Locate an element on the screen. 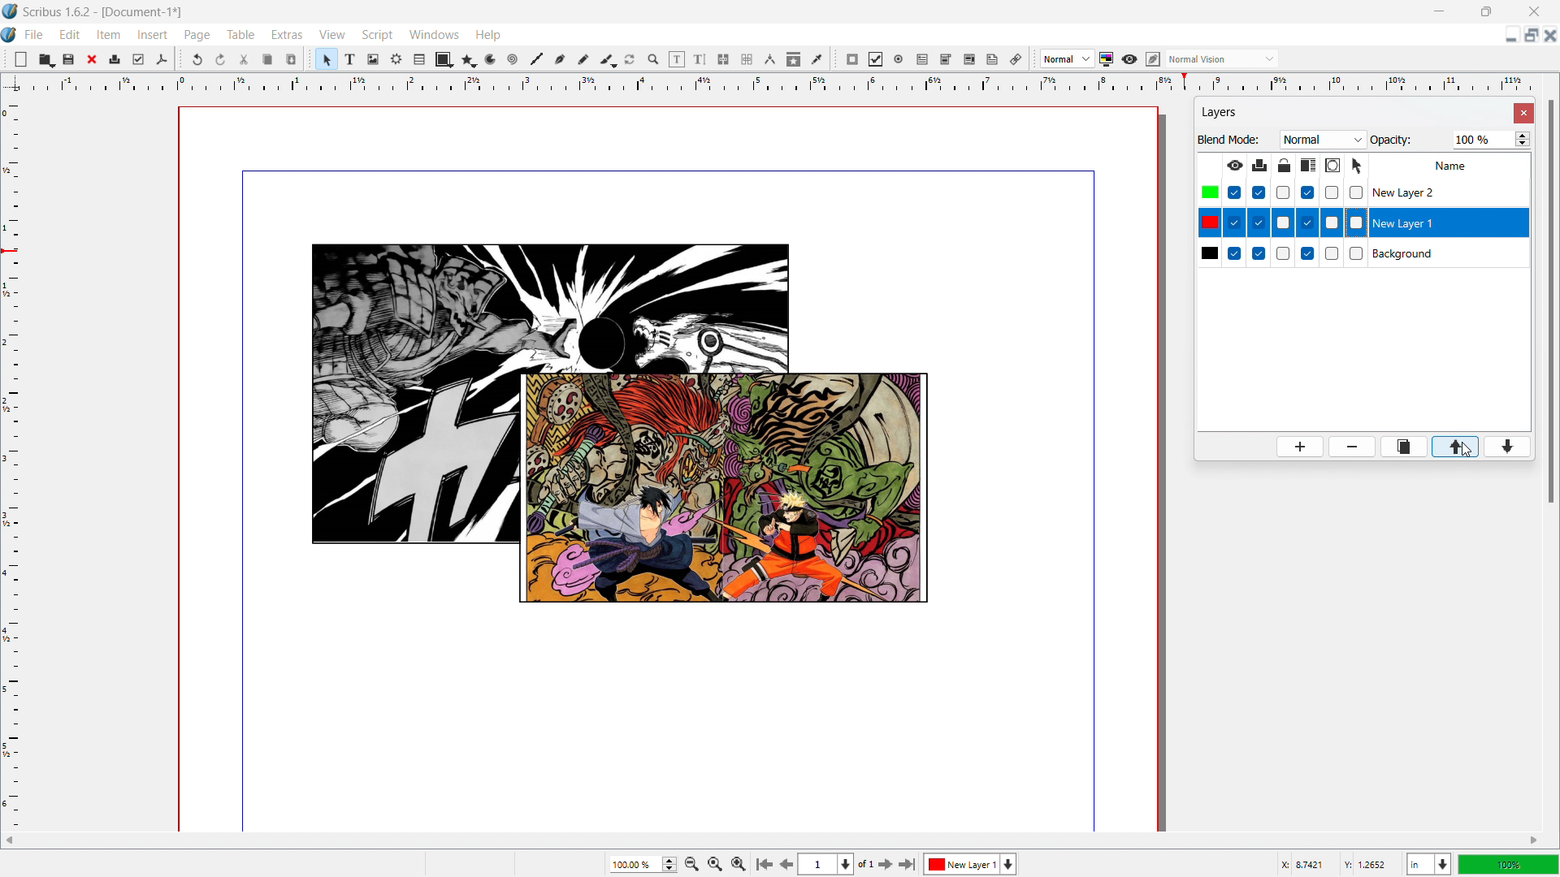 The width and height of the screenshot is (1560, 877). maximize document is located at coordinates (1529, 34).